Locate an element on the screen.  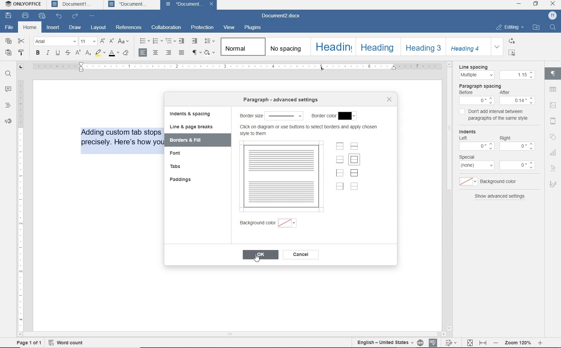
special is located at coordinates (470, 157).